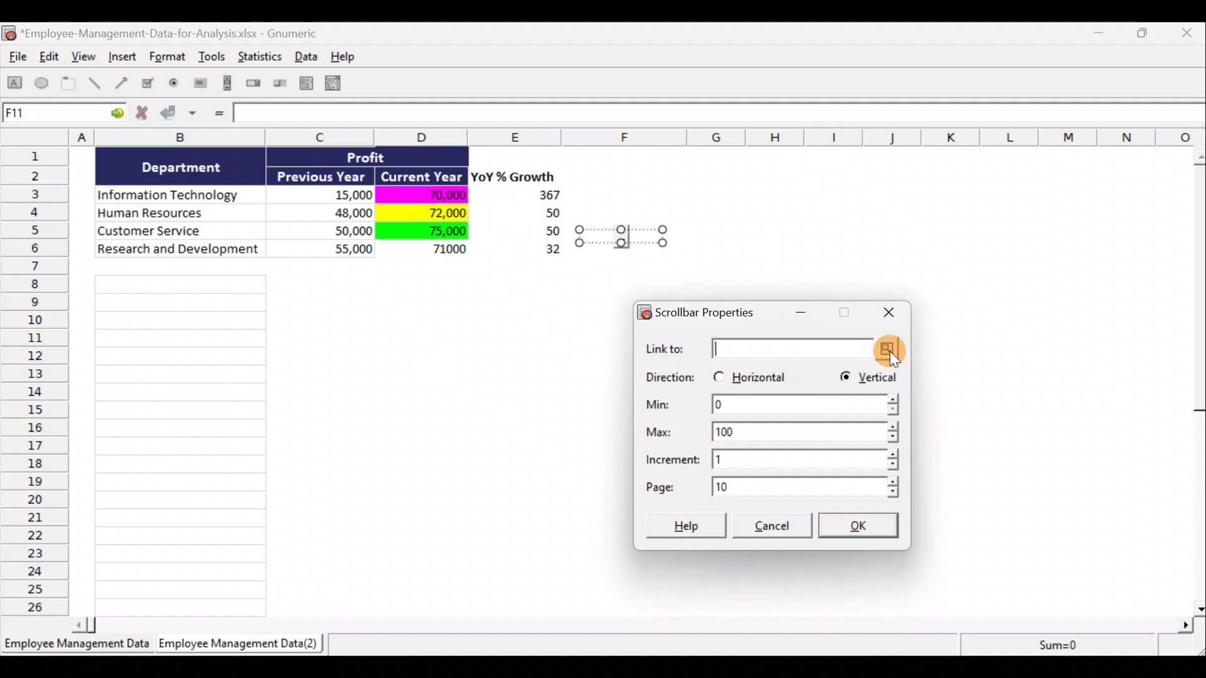  What do you see at coordinates (166, 35) in the screenshot?
I see `Document name` at bounding box center [166, 35].